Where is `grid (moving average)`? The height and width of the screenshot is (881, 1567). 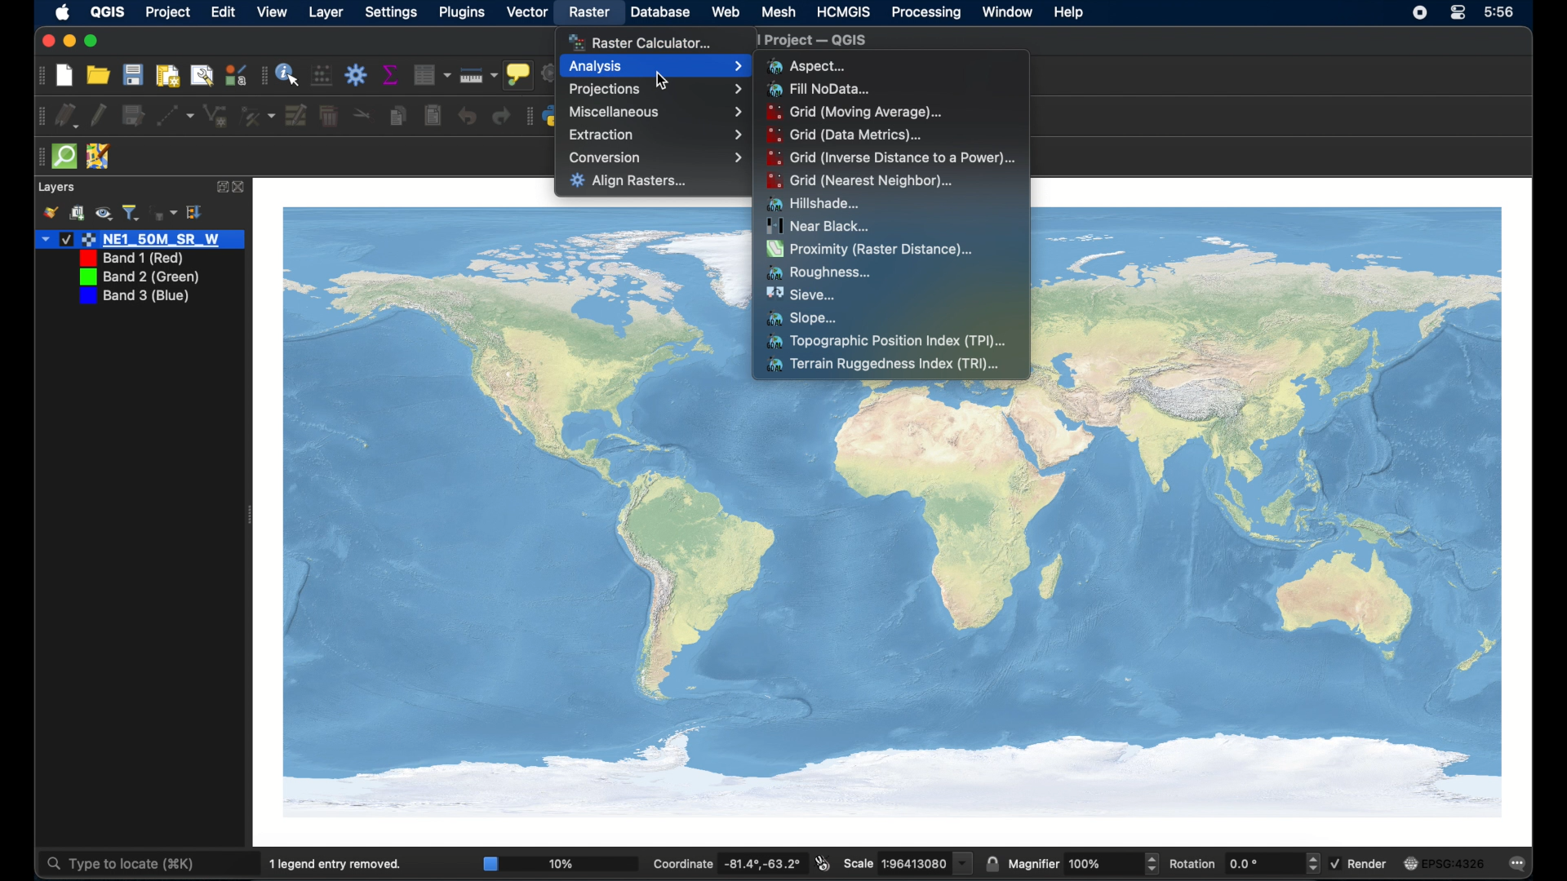
grid (moving average) is located at coordinates (861, 113).